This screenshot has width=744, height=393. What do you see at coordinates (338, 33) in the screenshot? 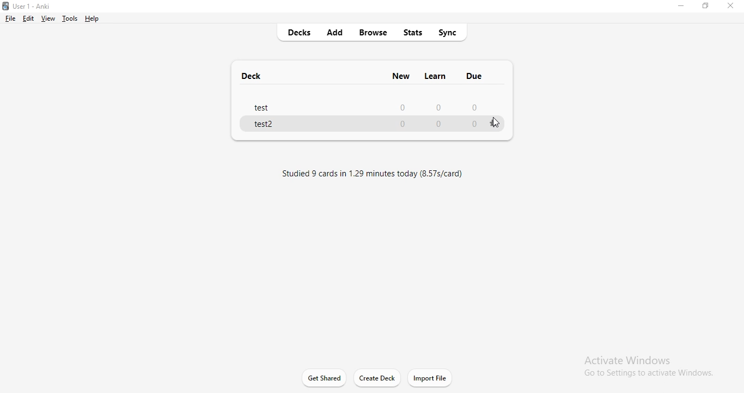
I see `add` at bounding box center [338, 33].